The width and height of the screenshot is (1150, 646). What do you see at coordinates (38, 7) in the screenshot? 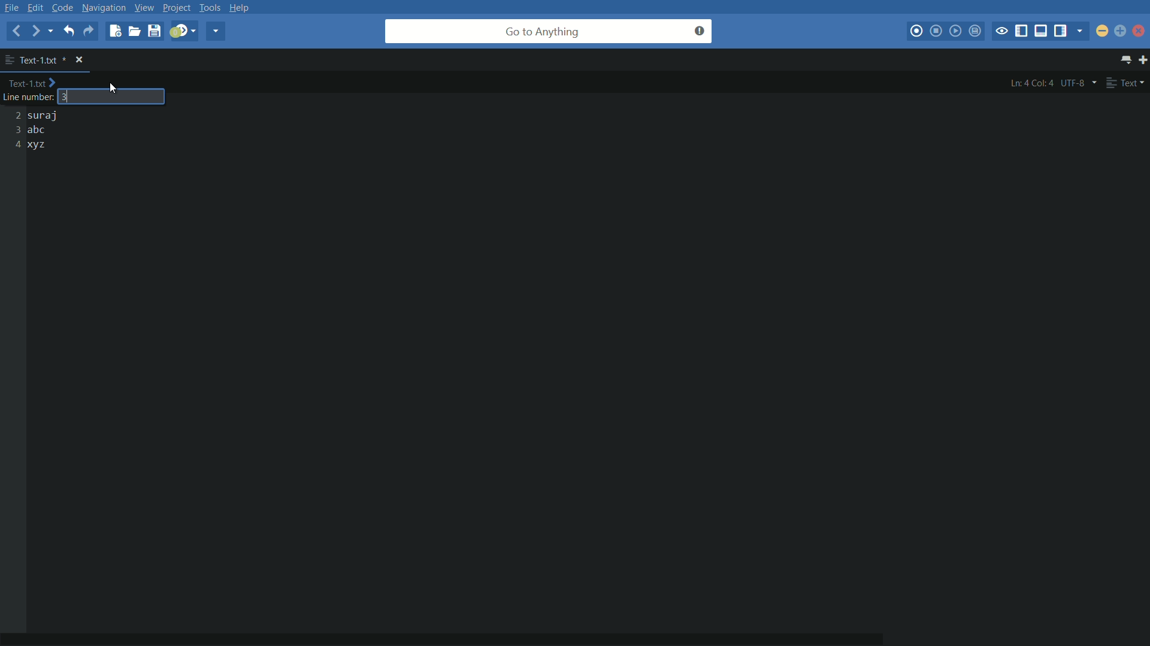
I see `edit ` at bounding box center [38, 7].